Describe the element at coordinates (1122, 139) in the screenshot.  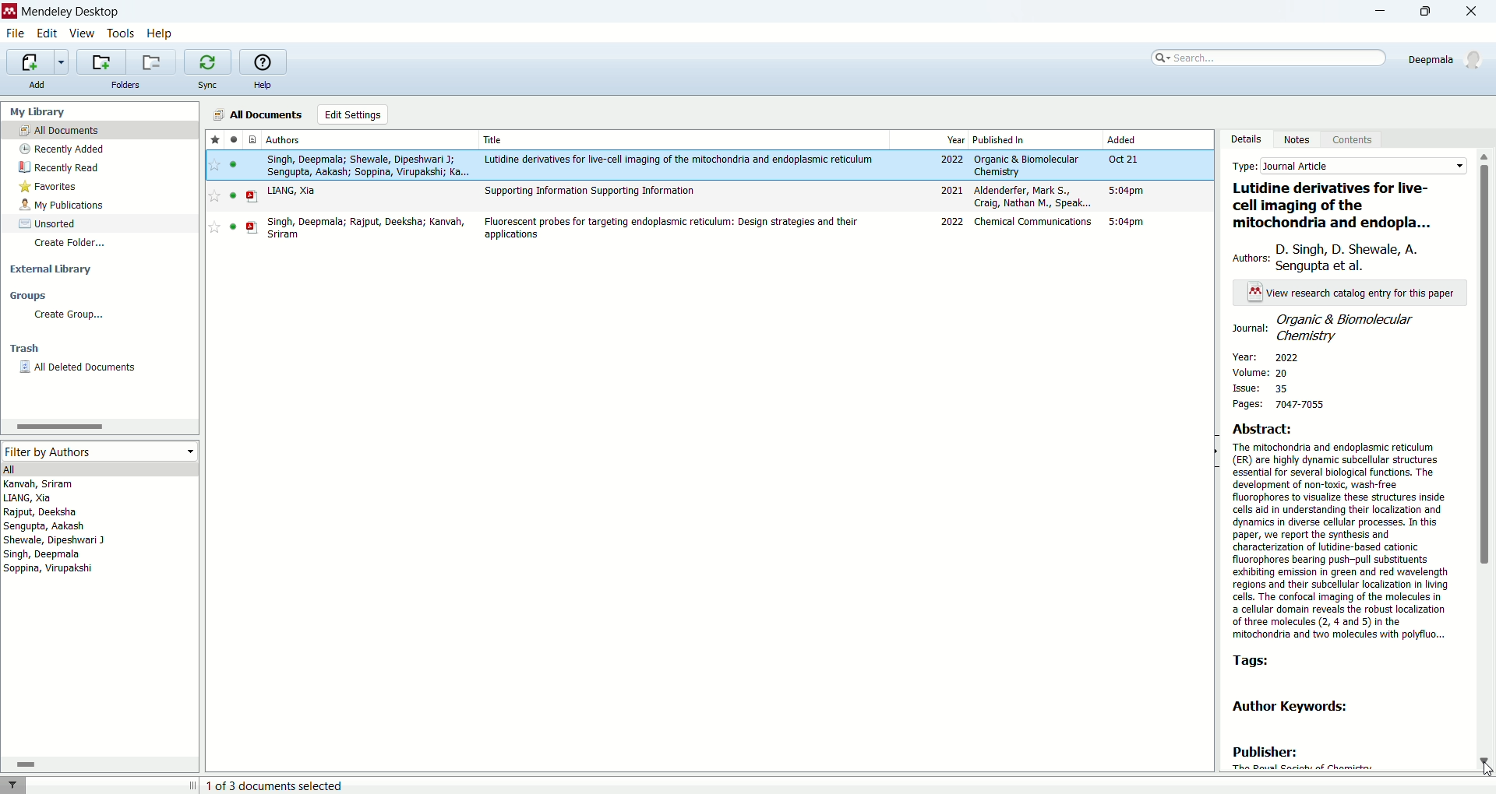
I see `added` at that location.